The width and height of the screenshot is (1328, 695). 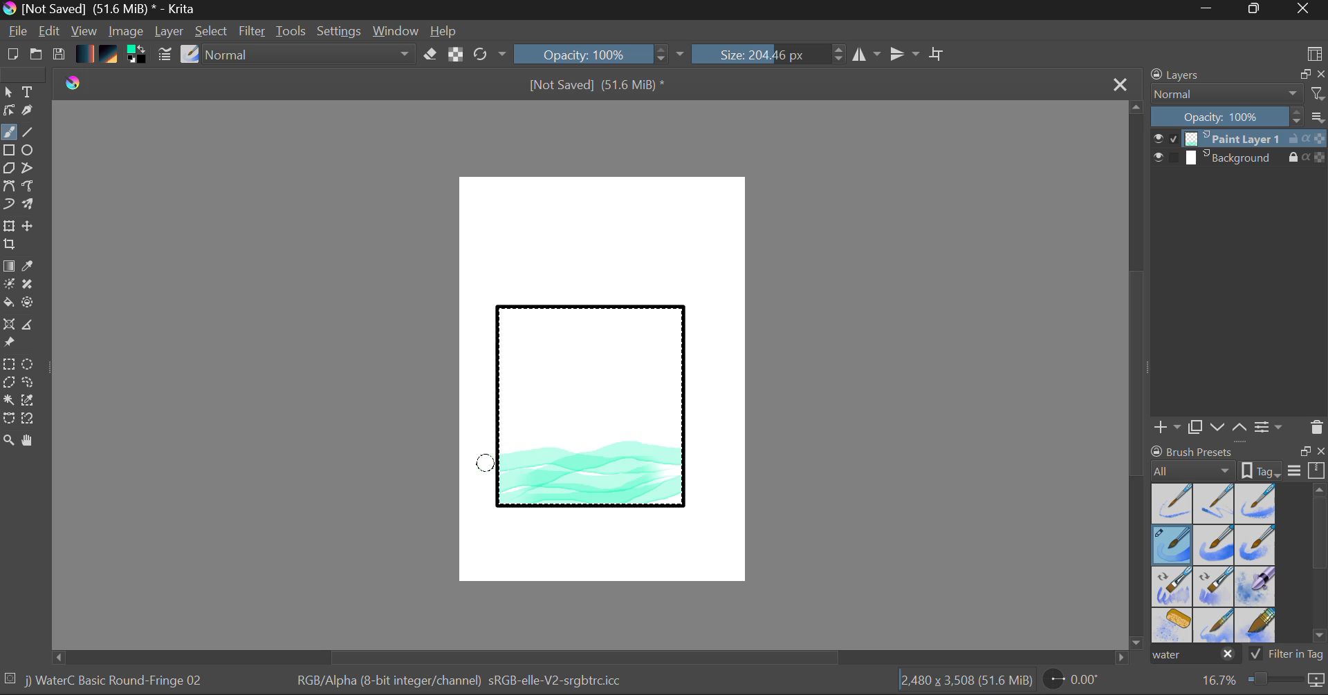 What do you see at coordinates (1261, 680) in the screenshot?
I see `Zoom` at bounding box center [1261, 680].